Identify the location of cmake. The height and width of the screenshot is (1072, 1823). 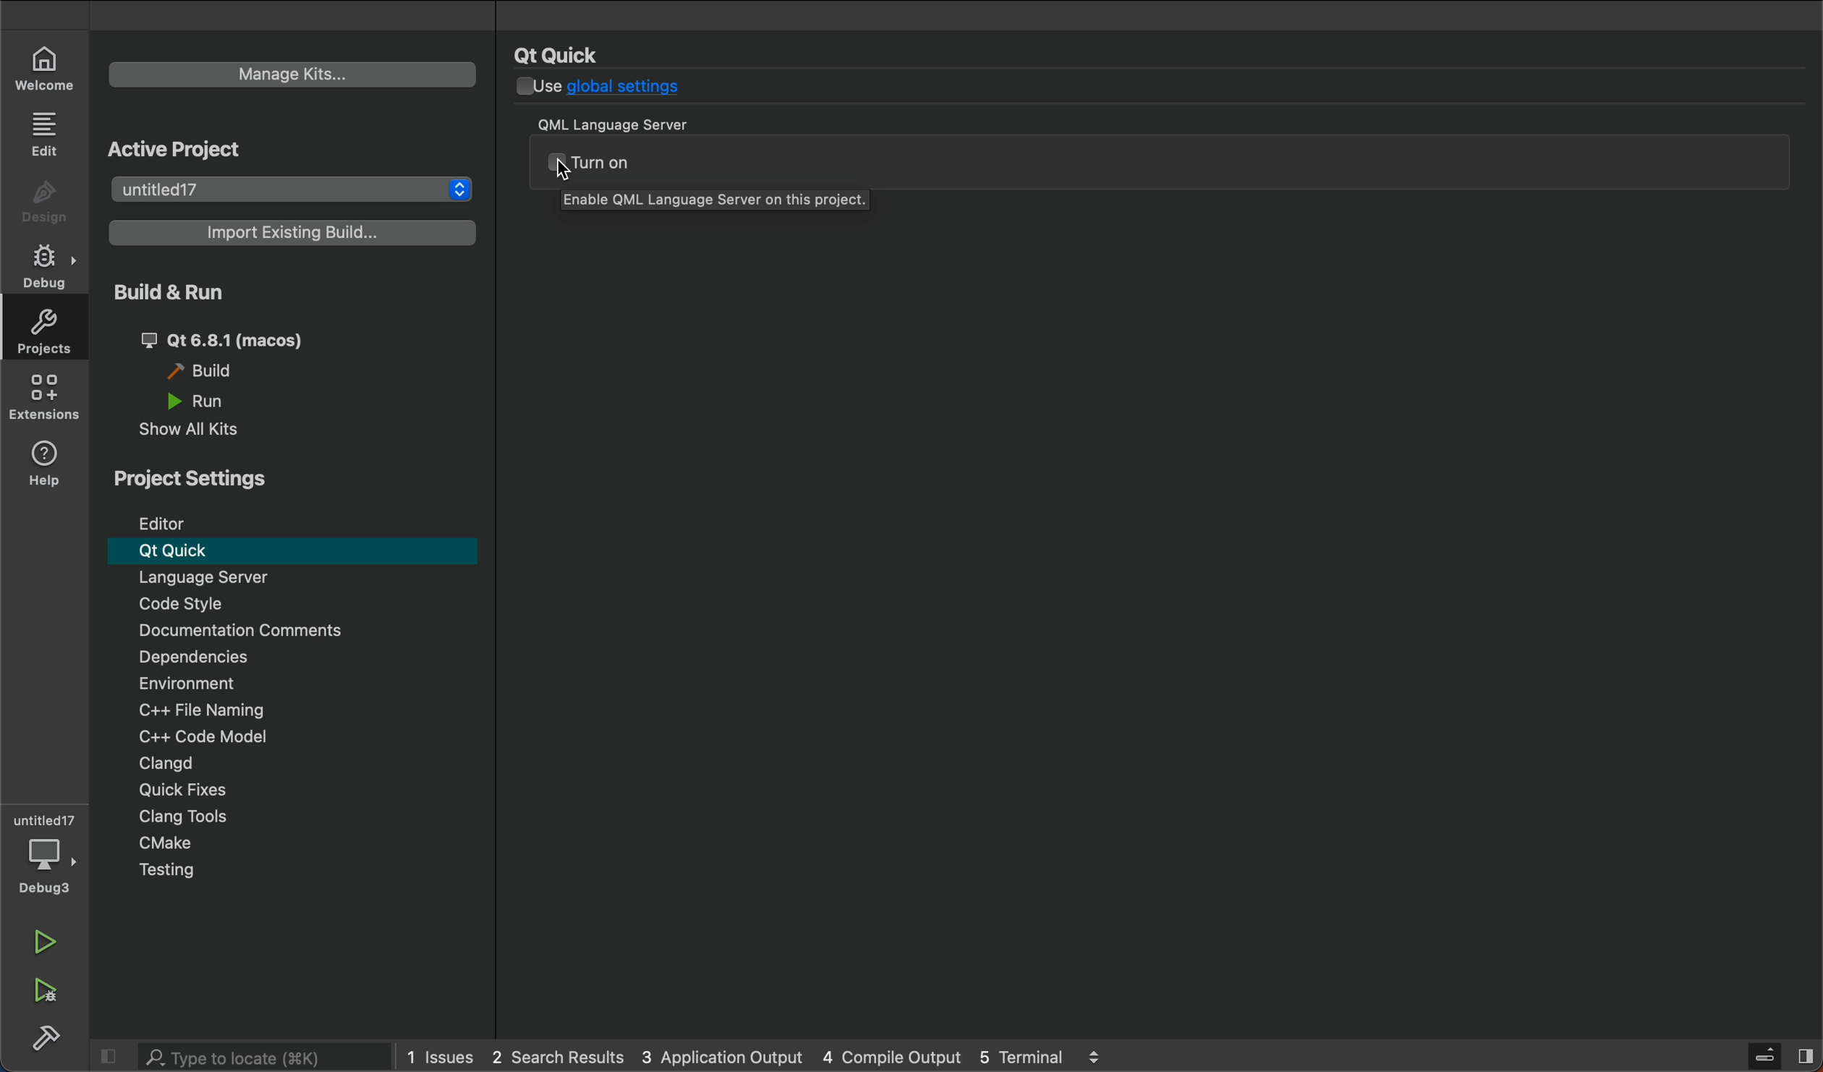
(303, 843).